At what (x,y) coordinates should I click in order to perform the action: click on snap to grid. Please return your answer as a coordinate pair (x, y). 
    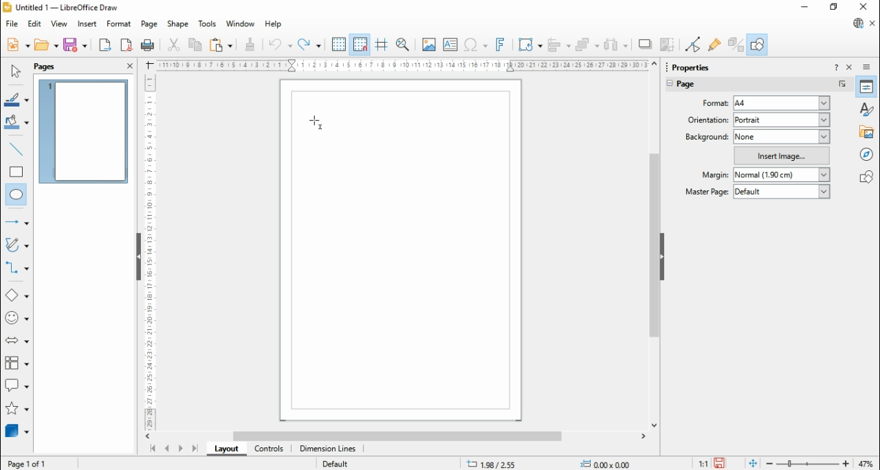
    Looking at the image, I should click on (361, 44).